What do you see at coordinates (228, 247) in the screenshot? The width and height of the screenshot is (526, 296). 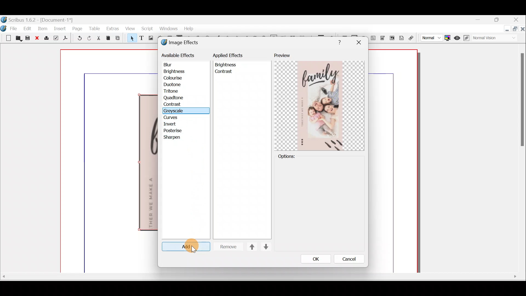 I see `Remove` at bounding box center [228, 247].